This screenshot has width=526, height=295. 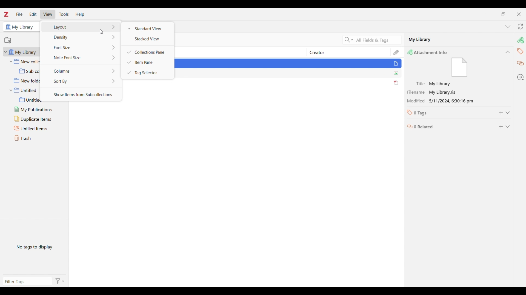 What do you see at coordinates (378, 40) in the screenshot?
I see `Selected search criteria` at bounding box center [378, 40].